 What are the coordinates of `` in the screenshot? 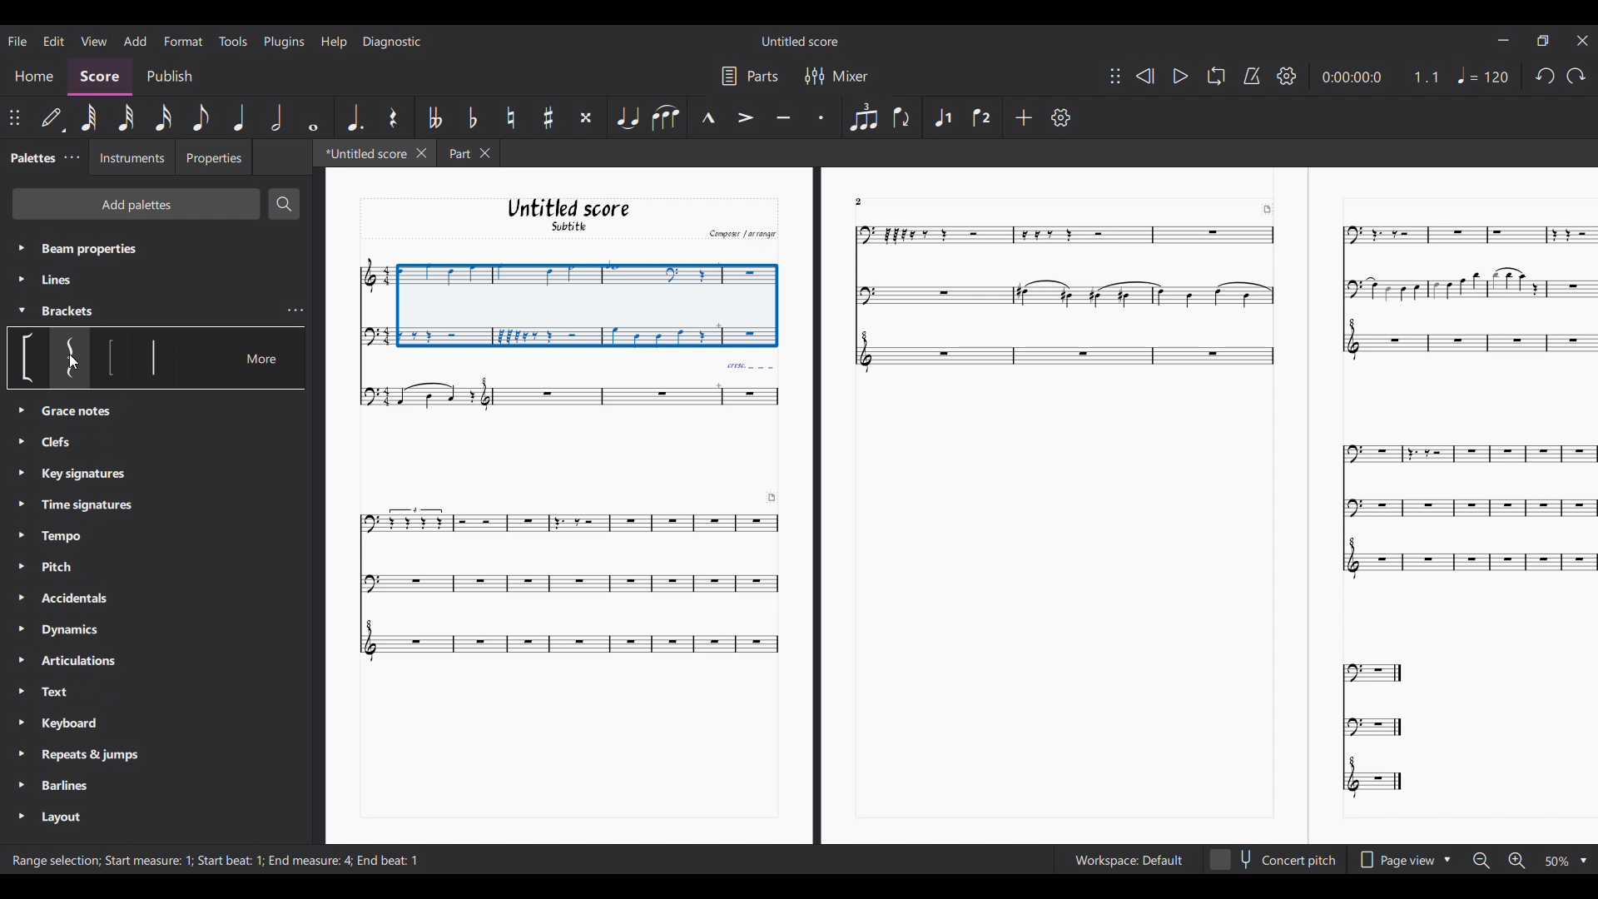 It's located at (19, 442).